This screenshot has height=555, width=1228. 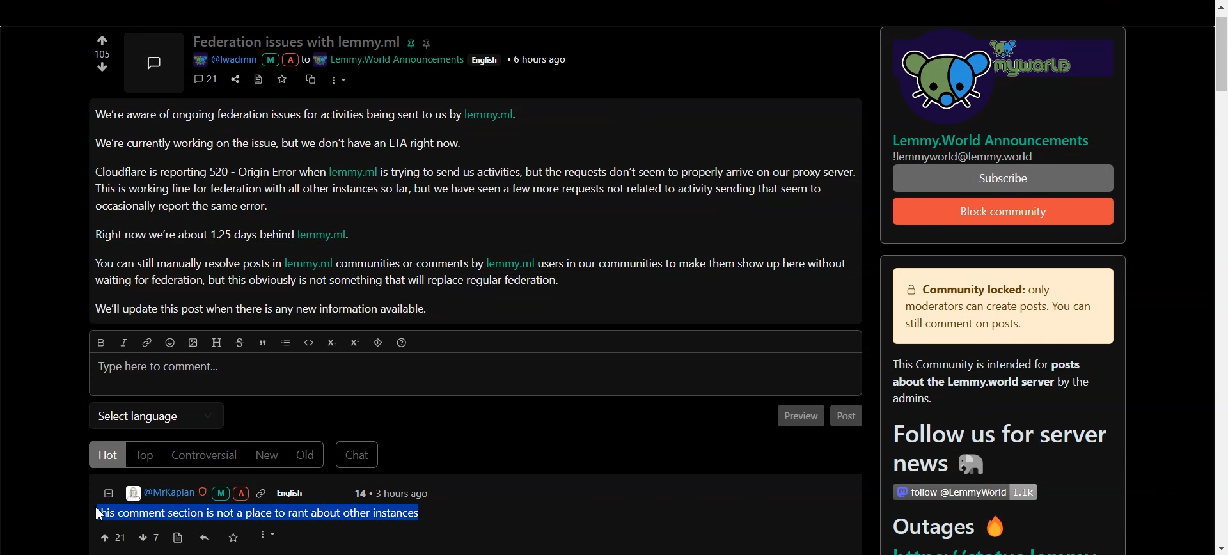 I want to click on this comment section is not a place to rant about other instances, so click(x=259, y=512).